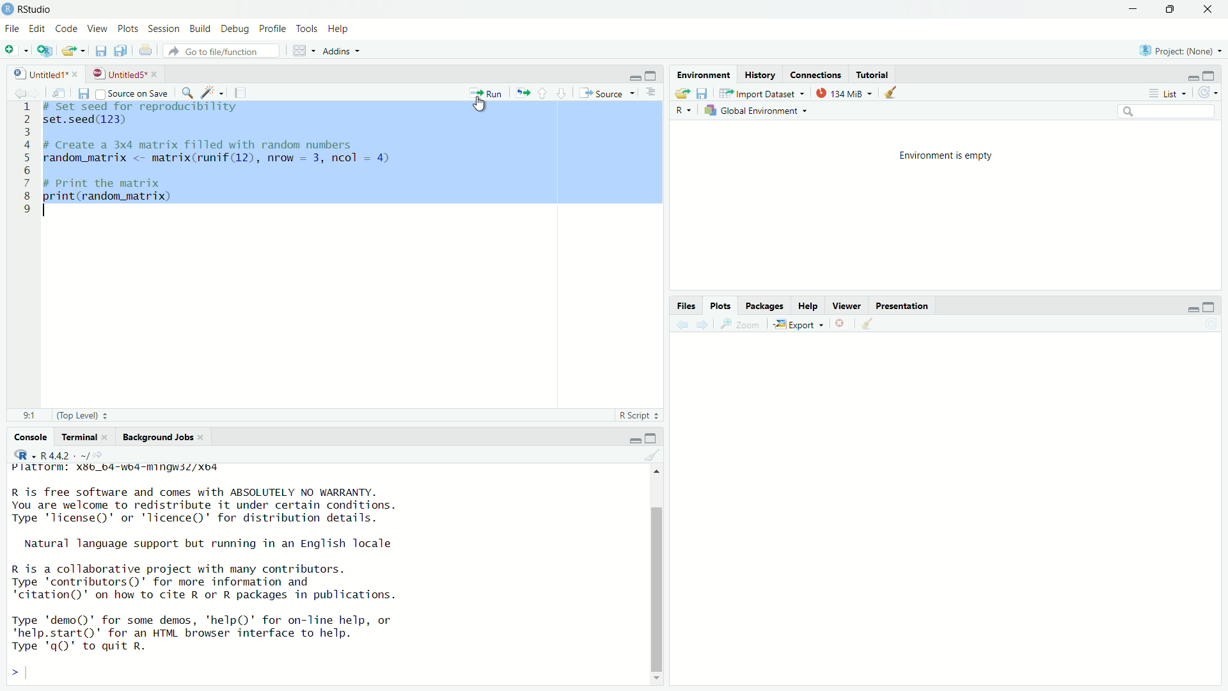  Describe the element at coordinates (892, 94) in the screenshot. I see `clear` at that location.